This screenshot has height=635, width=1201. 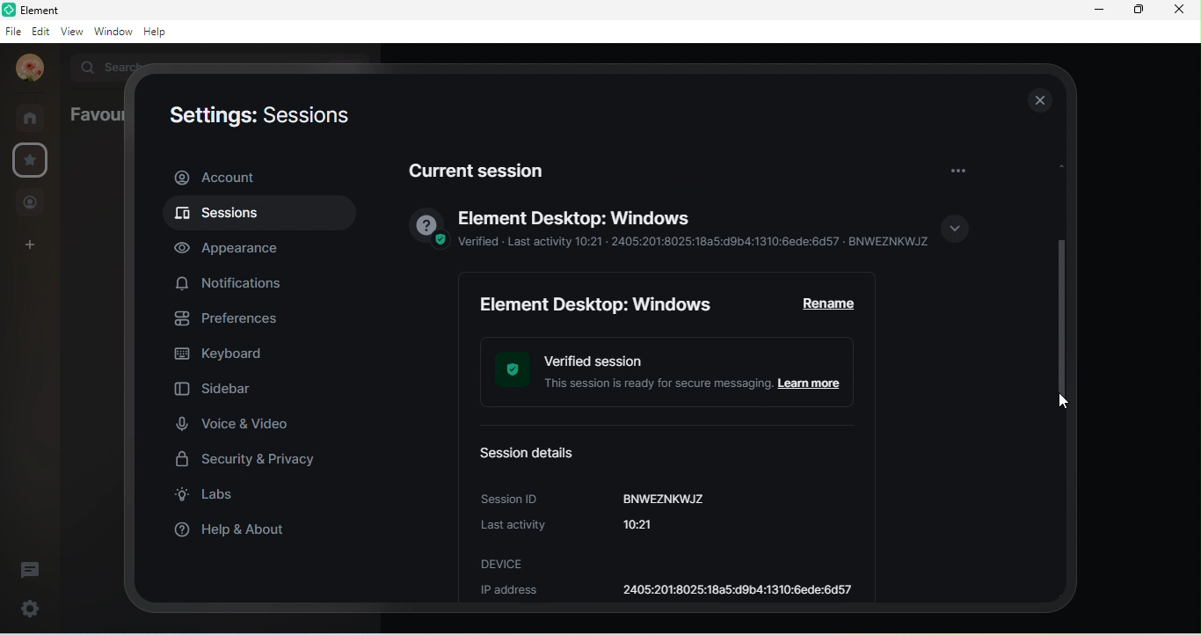 What do you see at coordinates (218, 391) in the screenshot?
I see `sidebar` at bounding box center [218, 391].